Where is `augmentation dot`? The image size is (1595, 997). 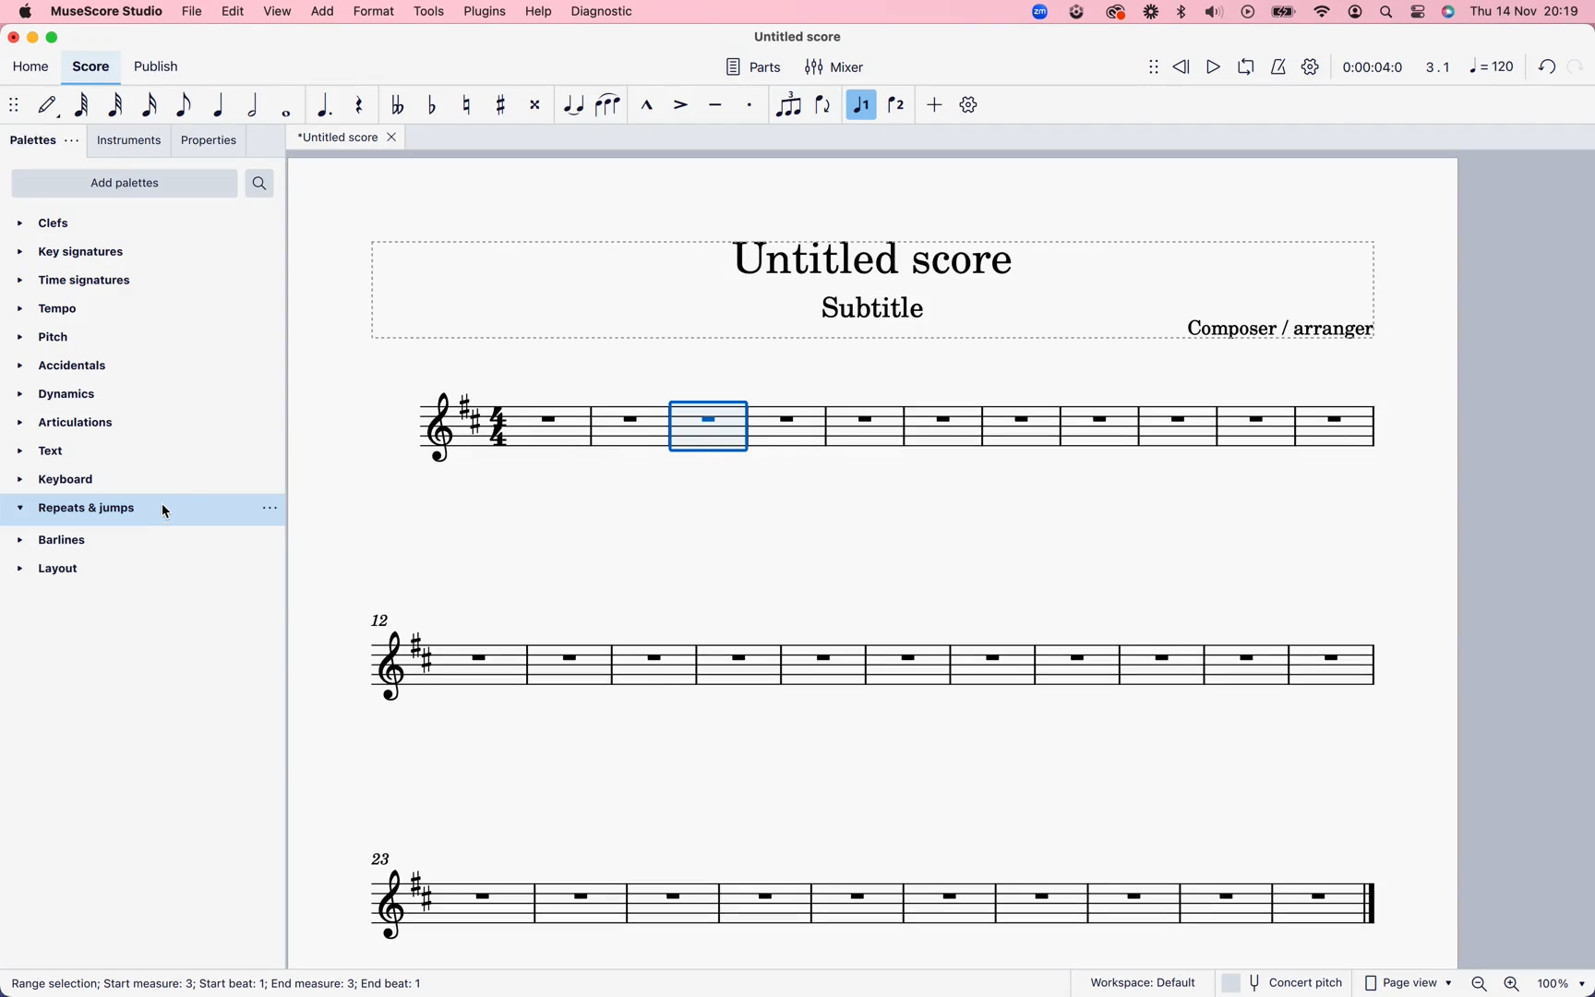 augmentation dot is located at coordinates (328, 104).